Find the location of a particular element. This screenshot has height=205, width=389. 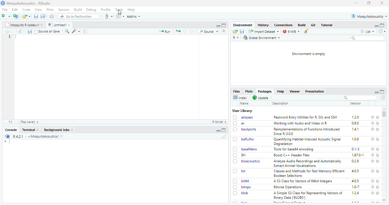

141 is located at coordinates (356, 129).